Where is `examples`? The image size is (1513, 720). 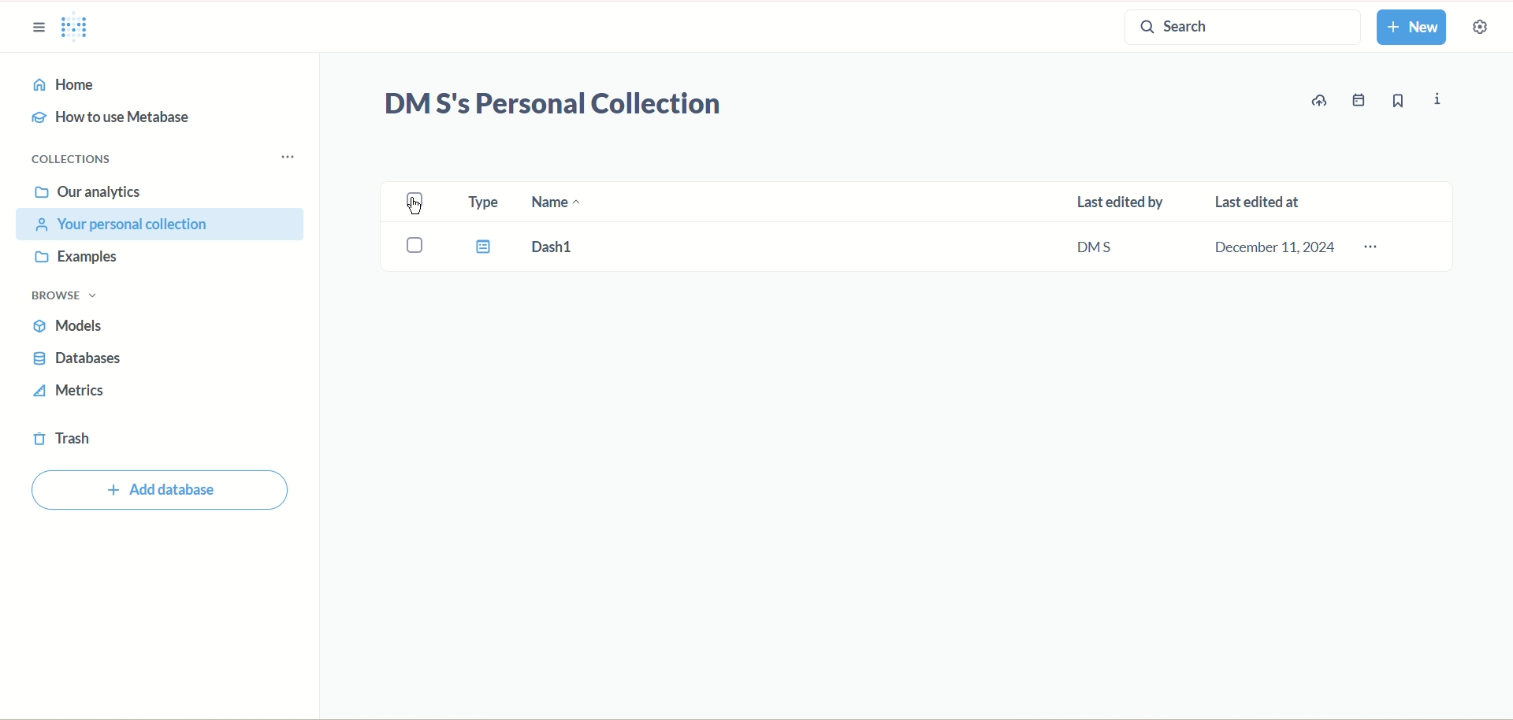 examples is located at coordinates (80, 256).